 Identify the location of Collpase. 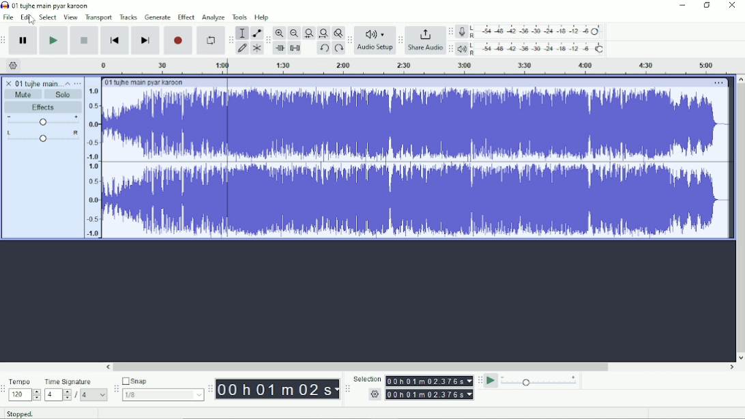
(68, 83).